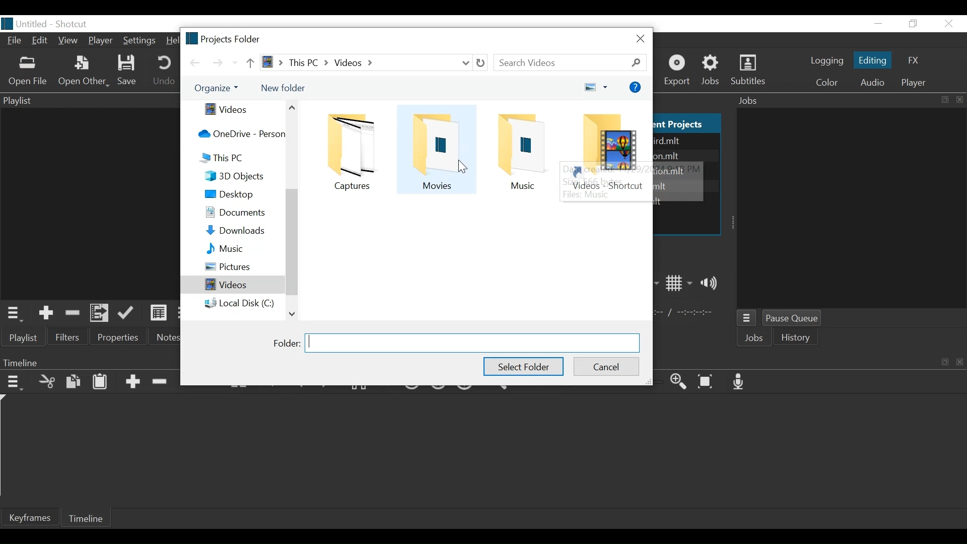  What do you see at coordinates (240, 212) in the screenshot?
I see `Documents` at bounding box center [240, 212].